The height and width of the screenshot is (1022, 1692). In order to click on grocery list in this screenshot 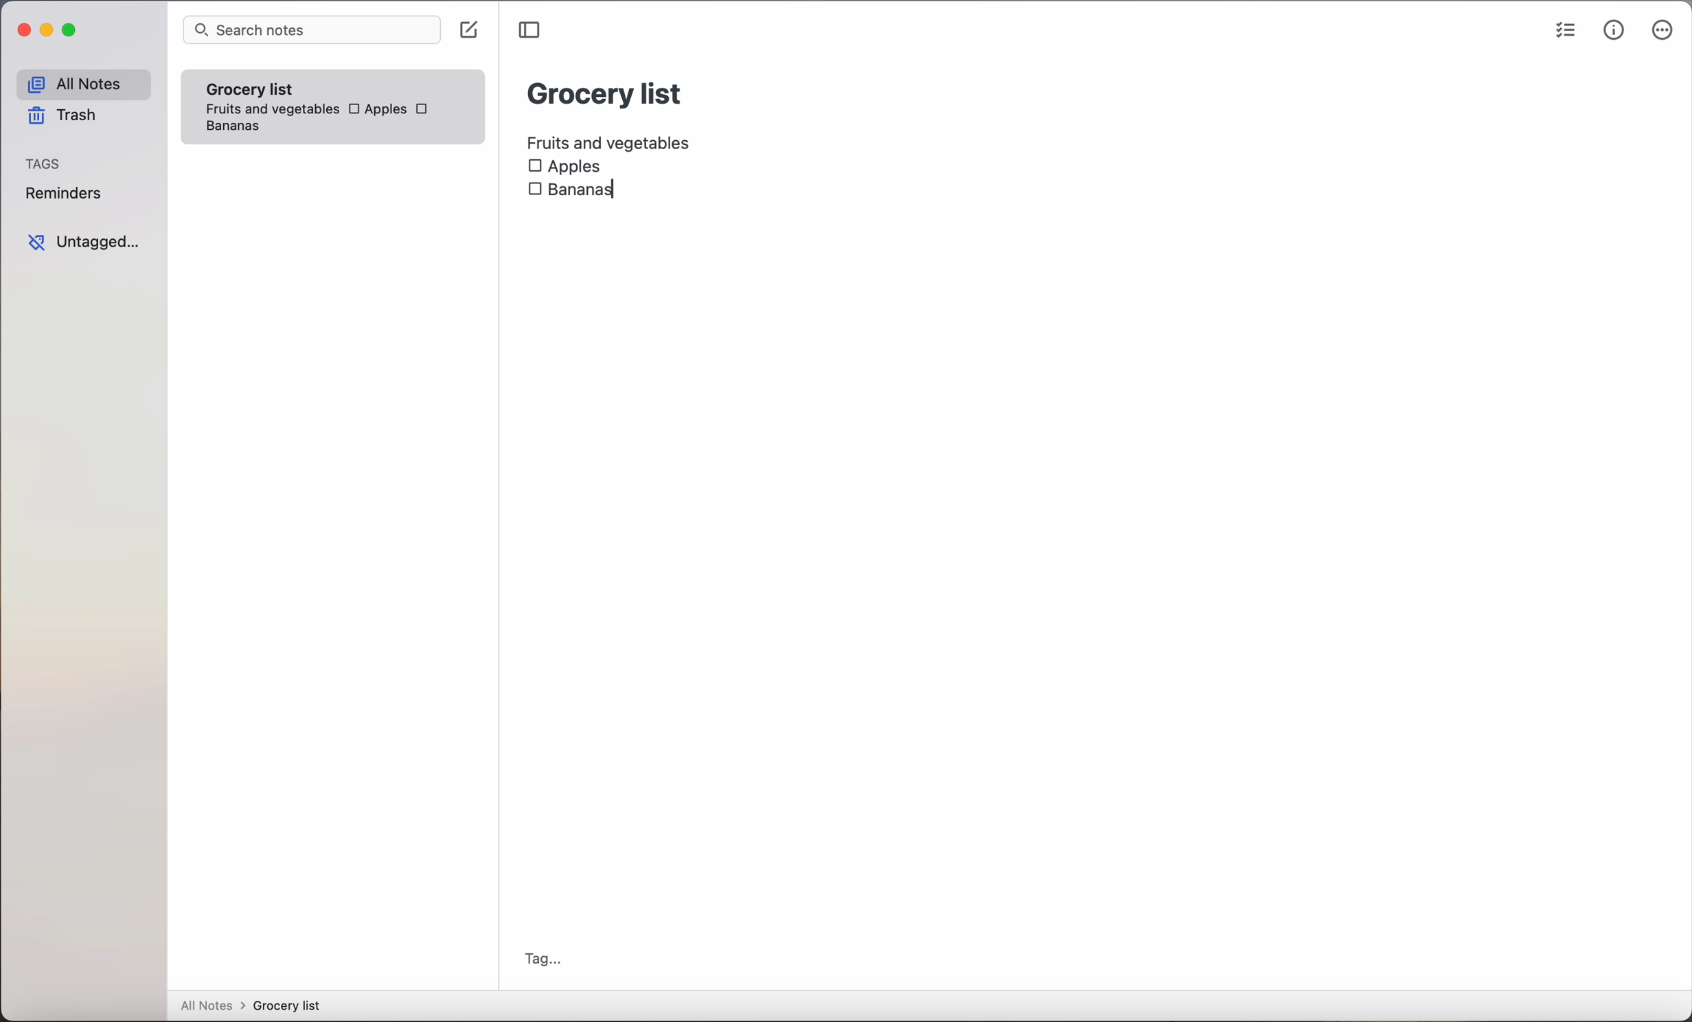, I will do `click(606, 91)`.